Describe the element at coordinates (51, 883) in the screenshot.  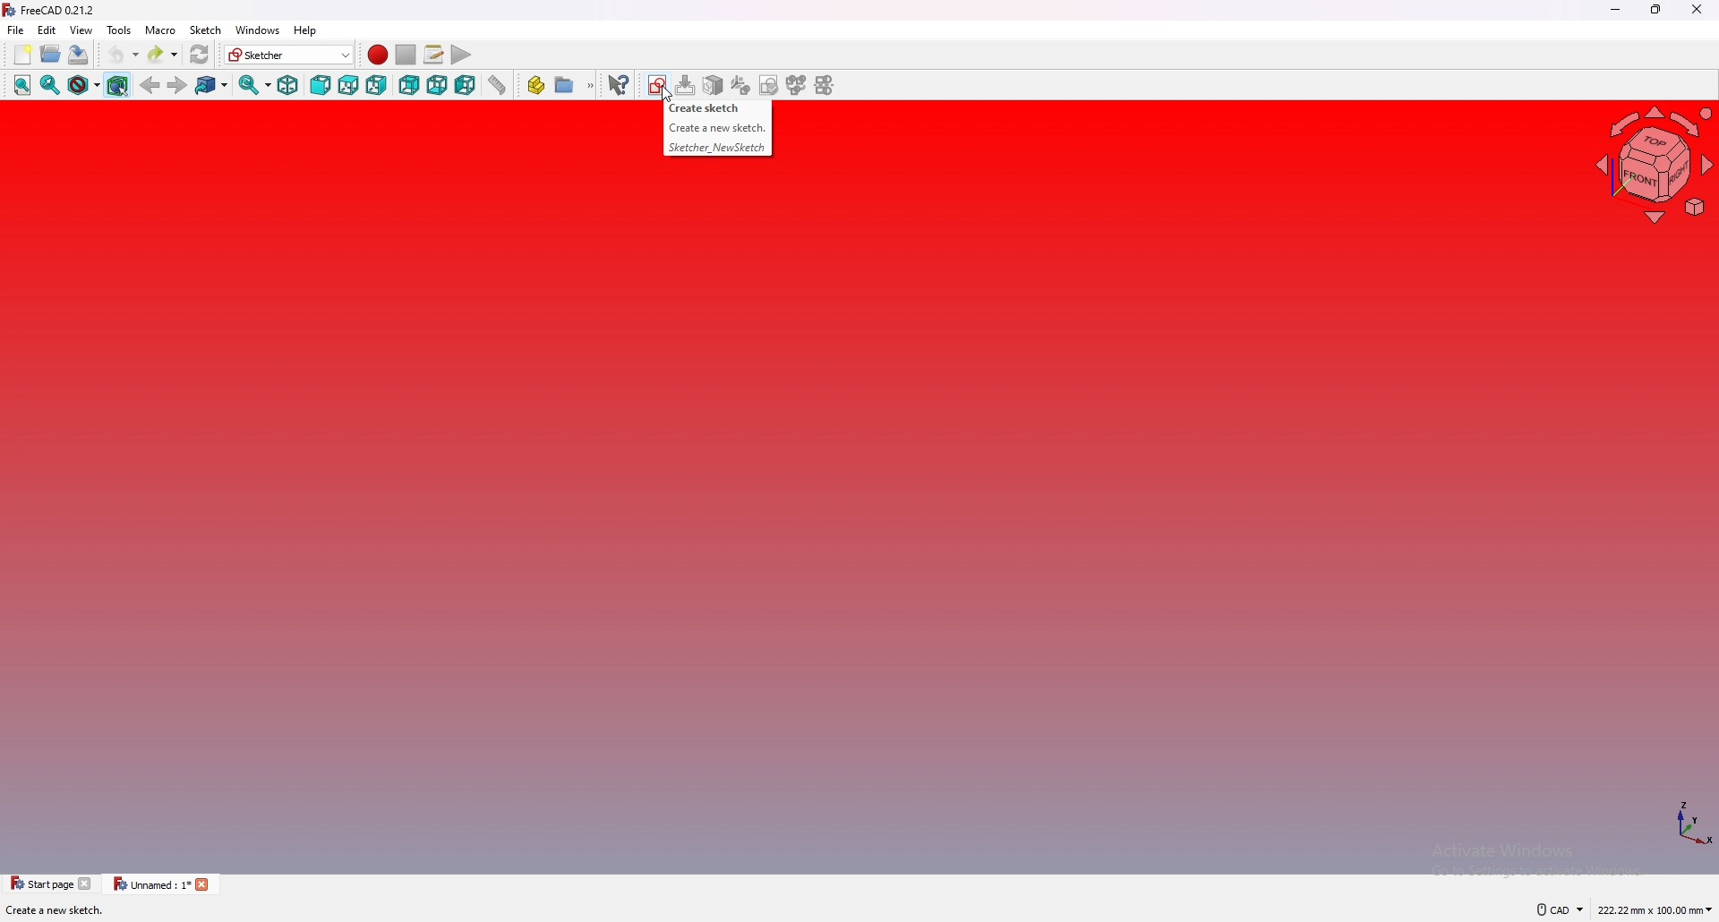
I see `tab 1` at that location.